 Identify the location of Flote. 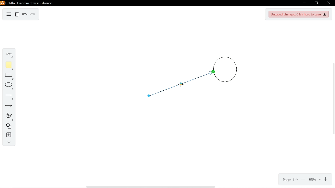
(8, 66).